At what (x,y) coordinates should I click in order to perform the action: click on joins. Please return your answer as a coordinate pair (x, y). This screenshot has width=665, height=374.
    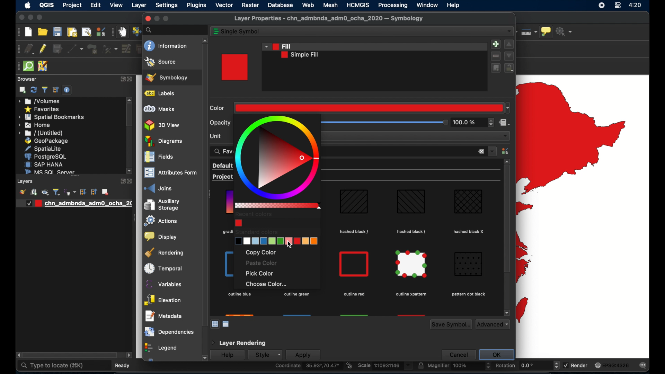
    Looking at the image, I should click on (158, 188).